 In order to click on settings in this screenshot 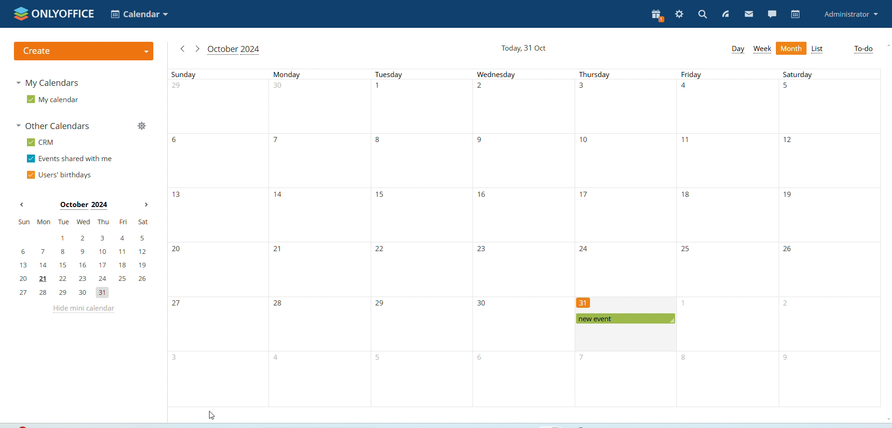, I will do `click(680, 14)`.